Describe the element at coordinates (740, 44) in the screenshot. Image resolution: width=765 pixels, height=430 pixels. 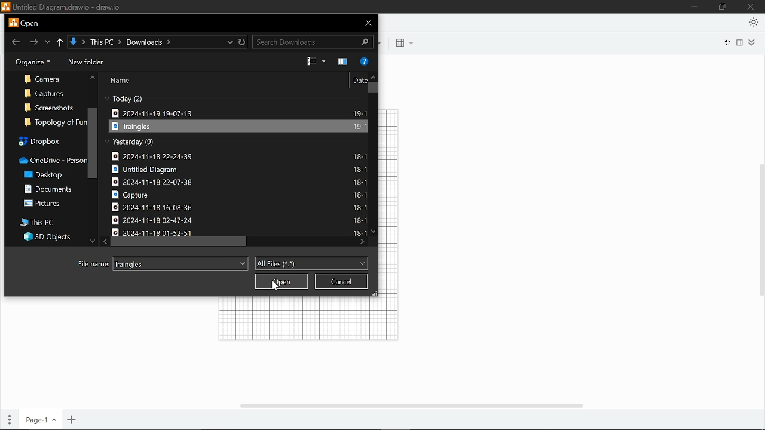
I see `format` at that location.